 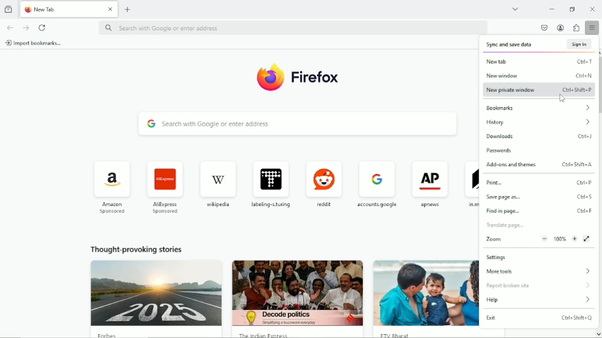 What do you see at coordinates (537, 300) in the screenshot?
I see `help` at bounding box center [537, 300].